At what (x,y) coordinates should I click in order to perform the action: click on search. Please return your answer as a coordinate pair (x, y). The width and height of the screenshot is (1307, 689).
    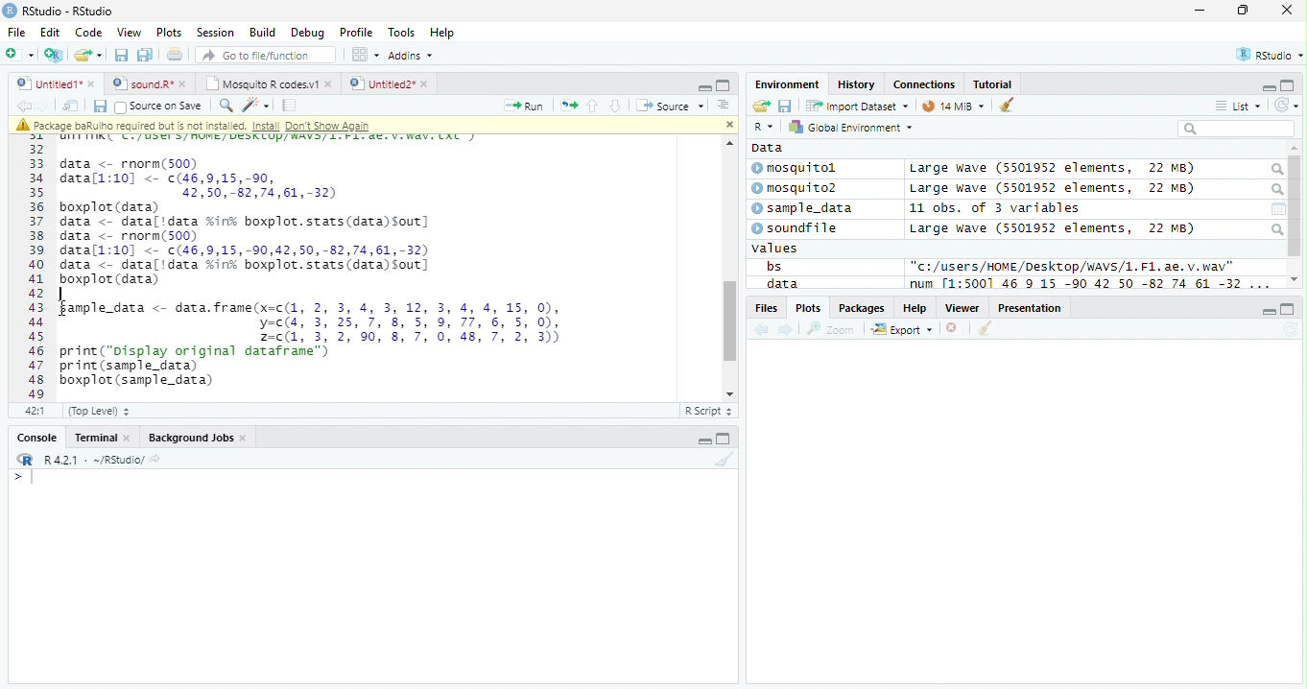
    Looking at the image, I should click on (1276, 229).